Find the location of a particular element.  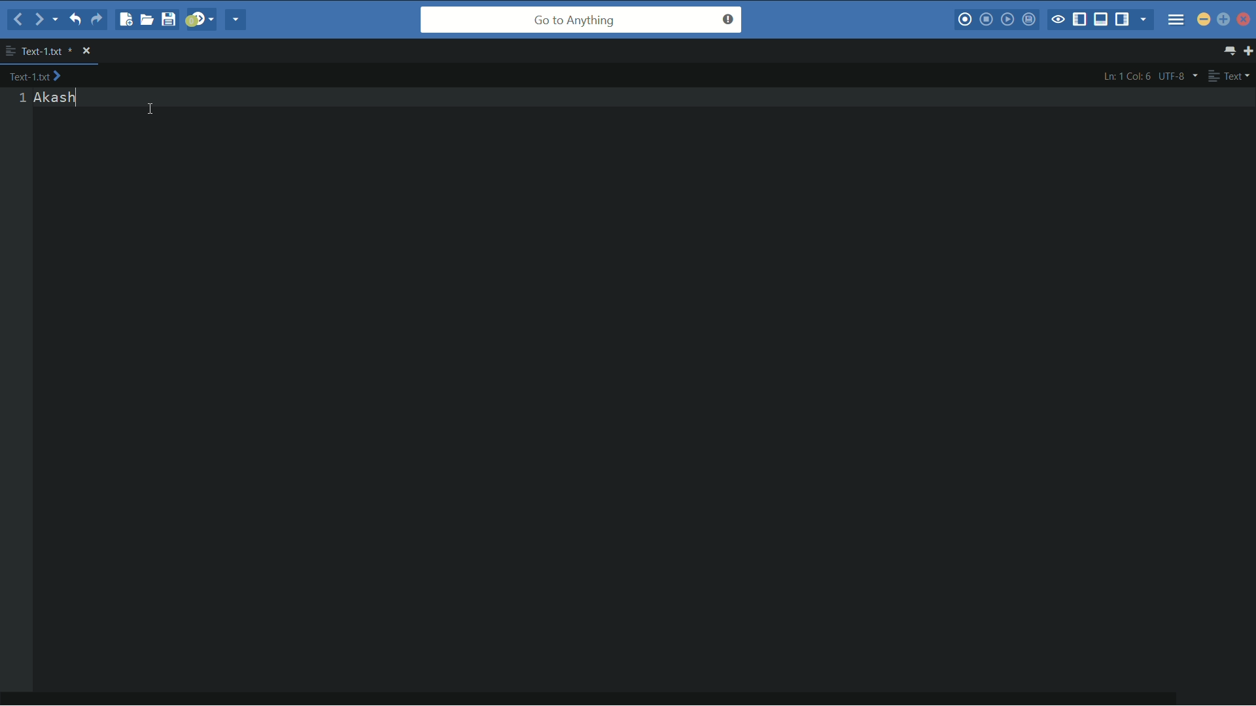

more options is located at coordinates (10, 51).